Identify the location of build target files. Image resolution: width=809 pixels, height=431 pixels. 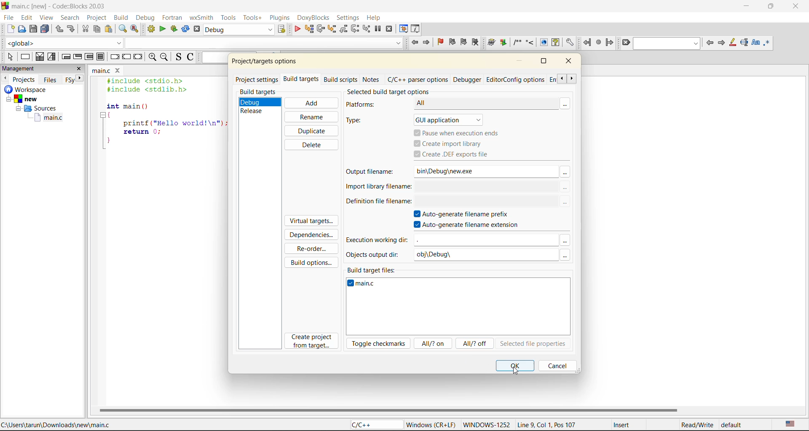
(375, 269).